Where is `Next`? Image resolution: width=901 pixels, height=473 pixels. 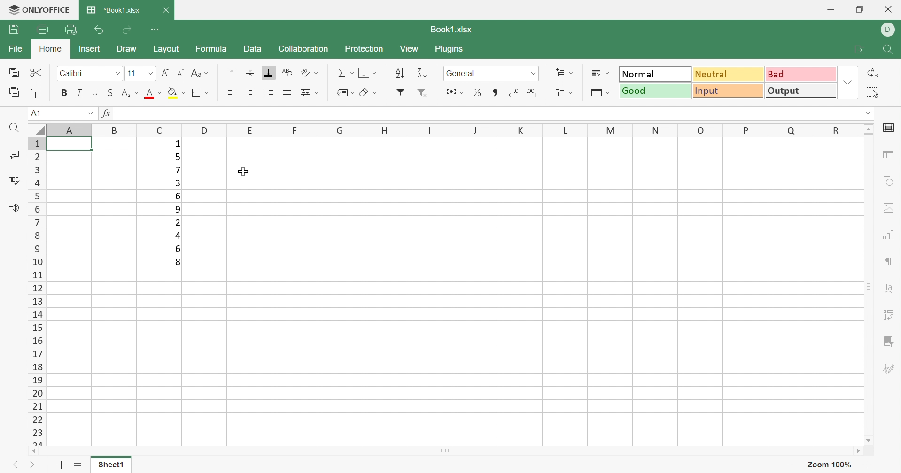 Next is located at coordinates (33, 465).